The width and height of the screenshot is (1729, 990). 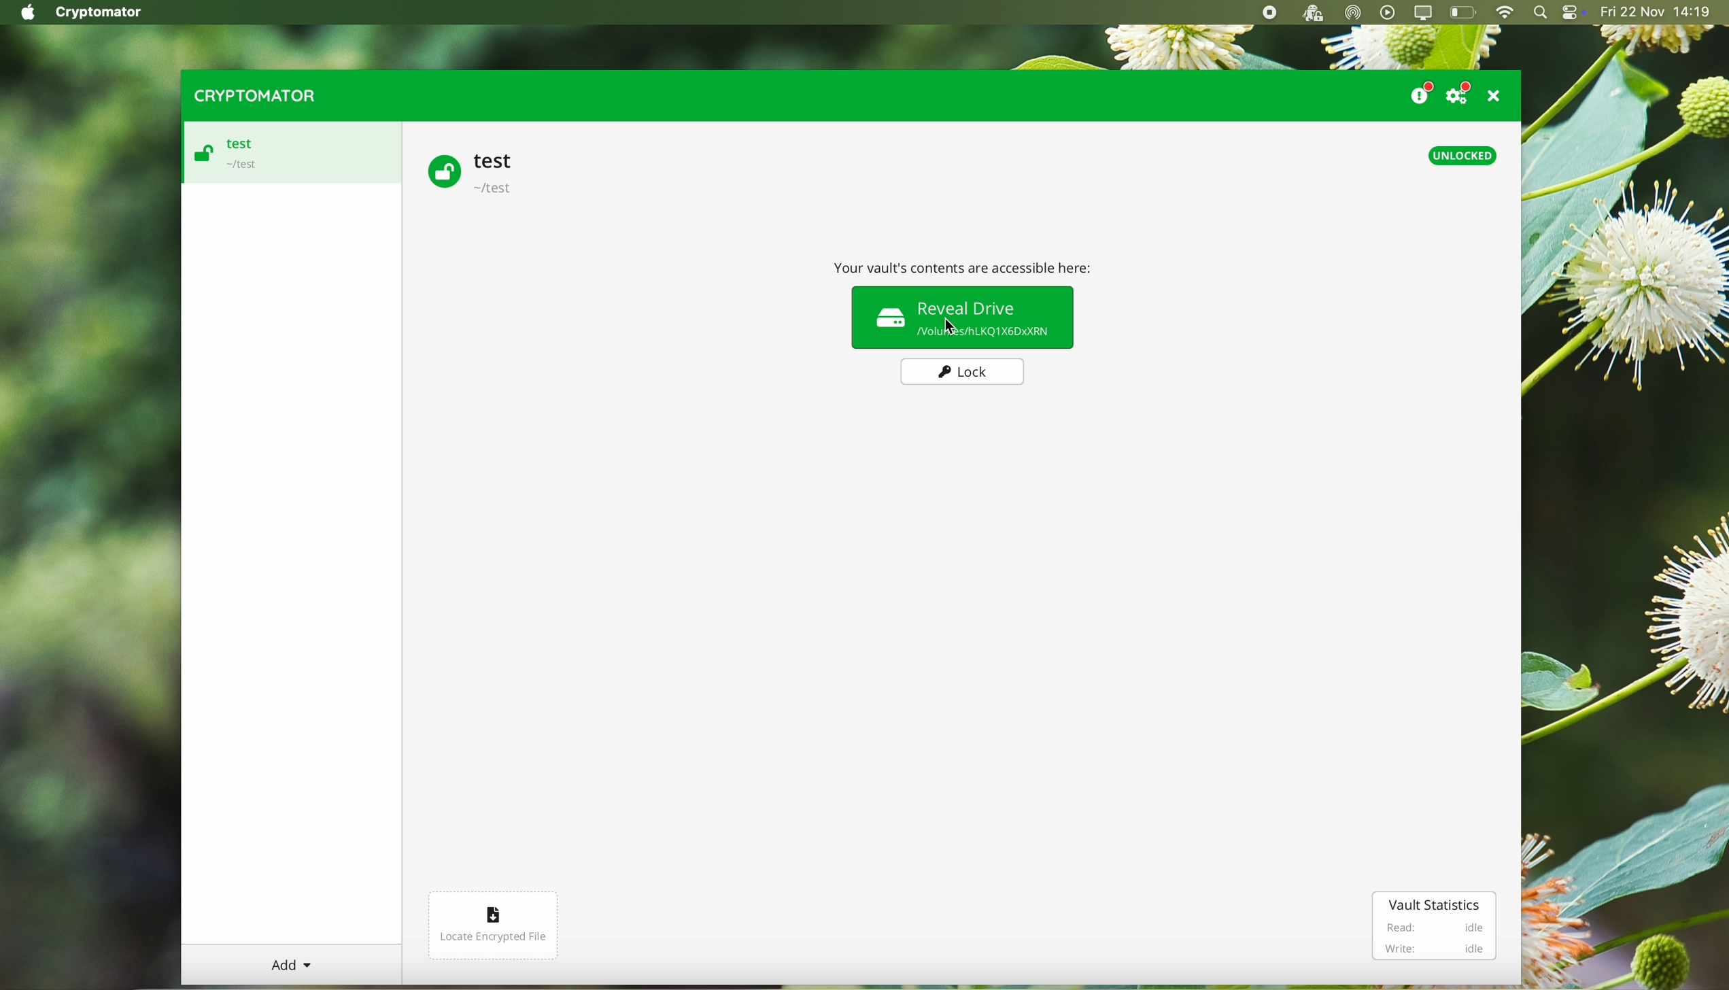 I want to click on airdrop, so click(x=1354, y=14).